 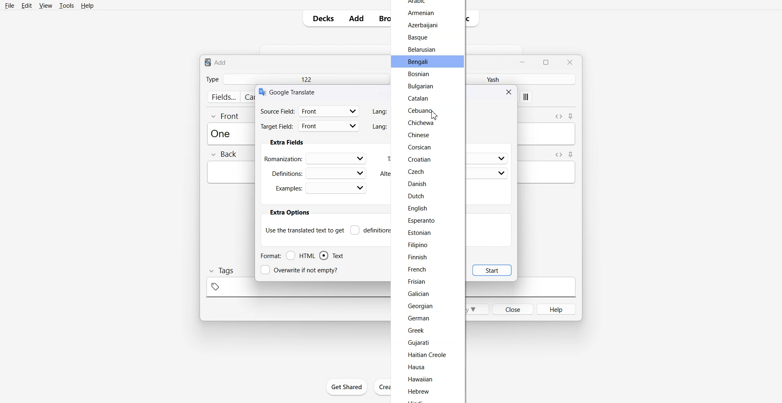 I want to click on Toggle sticky, so click(x=571, y=117).